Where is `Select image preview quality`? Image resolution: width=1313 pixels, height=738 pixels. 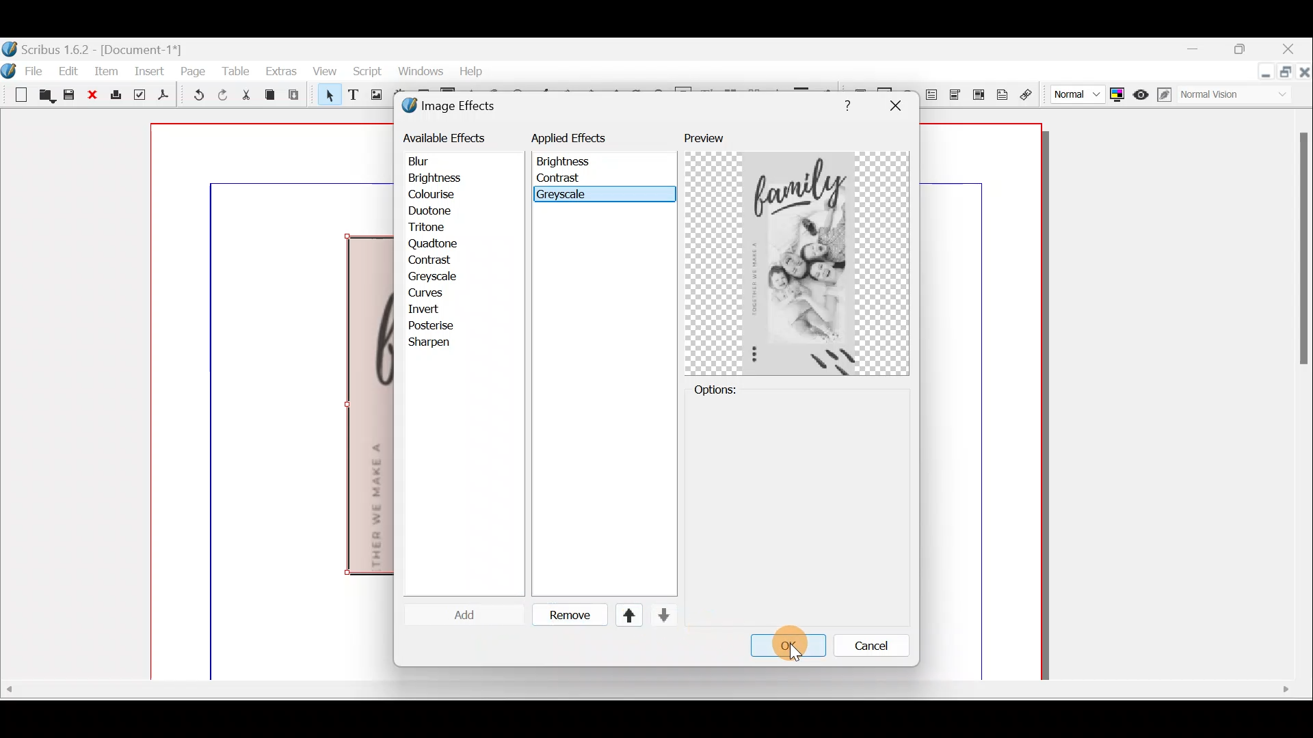 Select image preview quality is located at coordinates (1072, 96).